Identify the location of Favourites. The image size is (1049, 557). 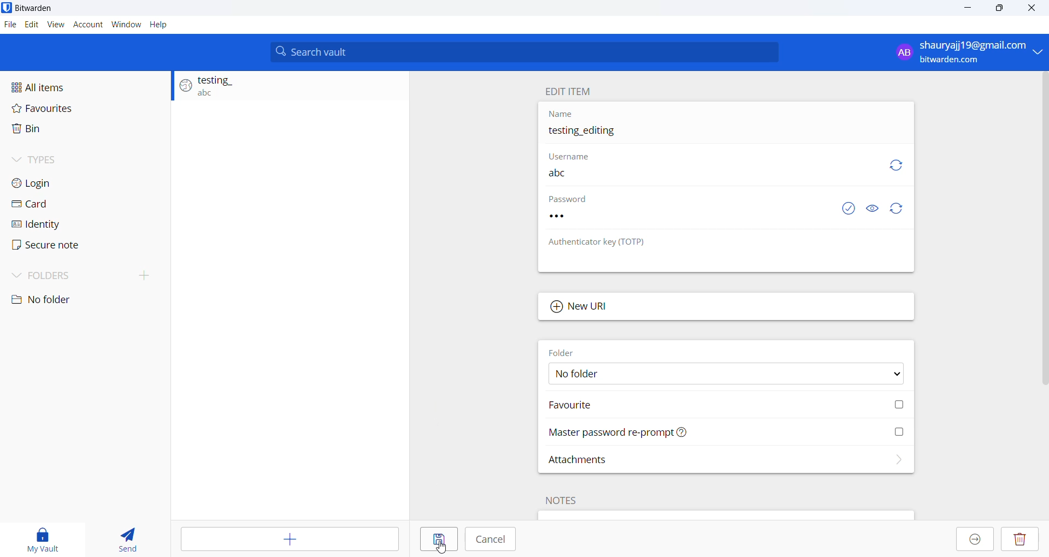
(84, 108).